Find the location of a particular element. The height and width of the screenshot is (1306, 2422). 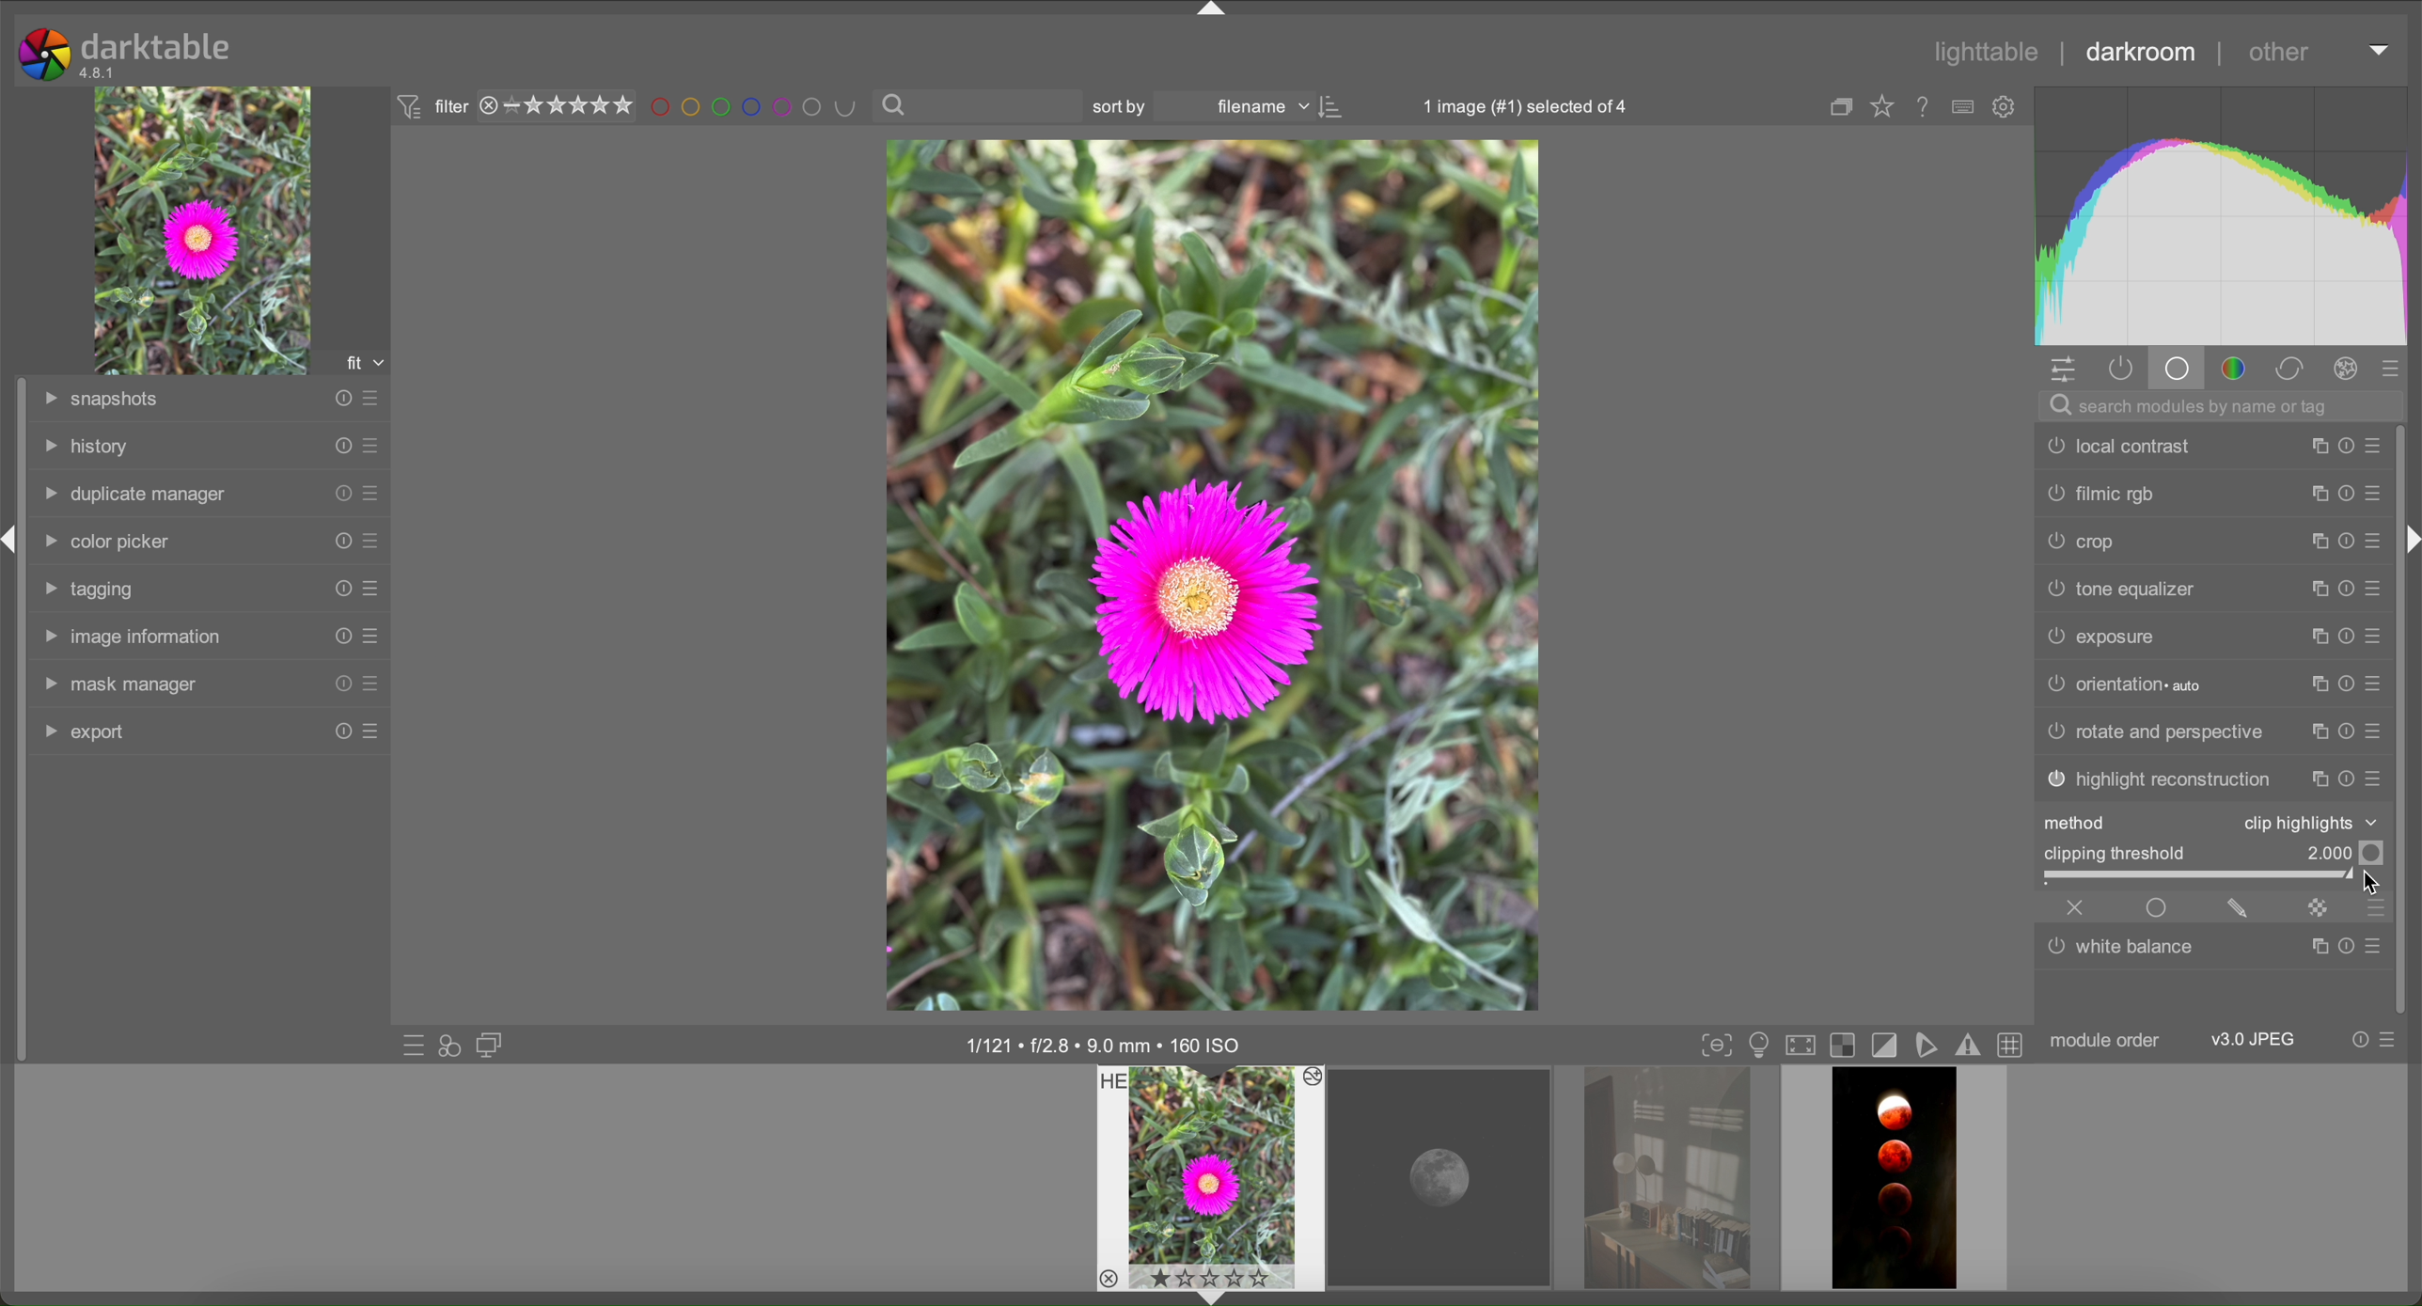

cursor is located at coordinates (2372, 887).